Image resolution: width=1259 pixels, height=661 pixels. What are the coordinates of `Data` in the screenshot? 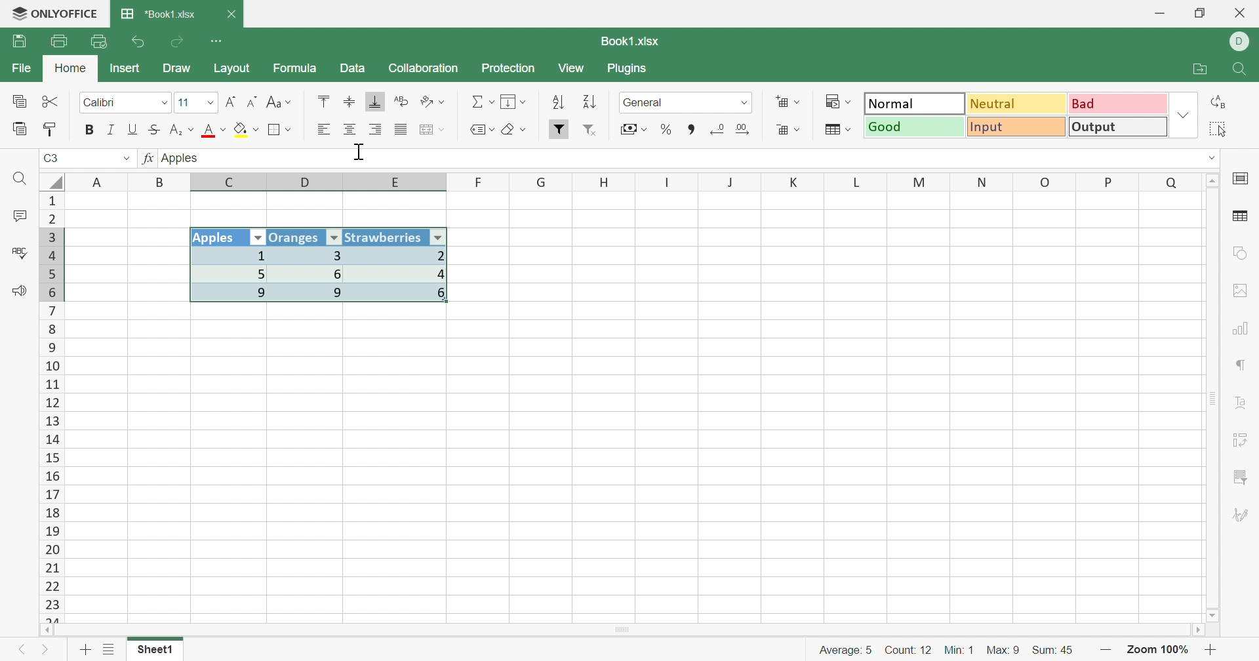 It's located at (353, 69).